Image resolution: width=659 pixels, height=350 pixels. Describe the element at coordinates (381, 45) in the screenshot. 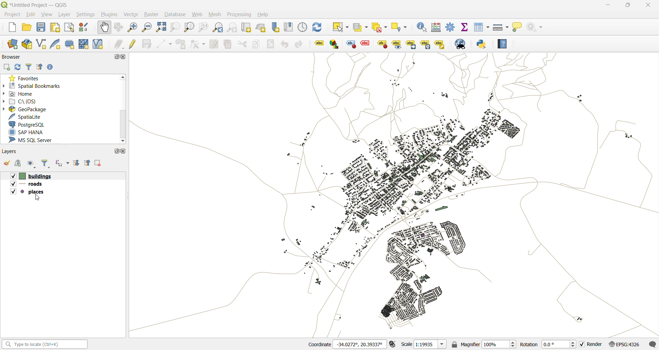

I see `label tools` at that location.